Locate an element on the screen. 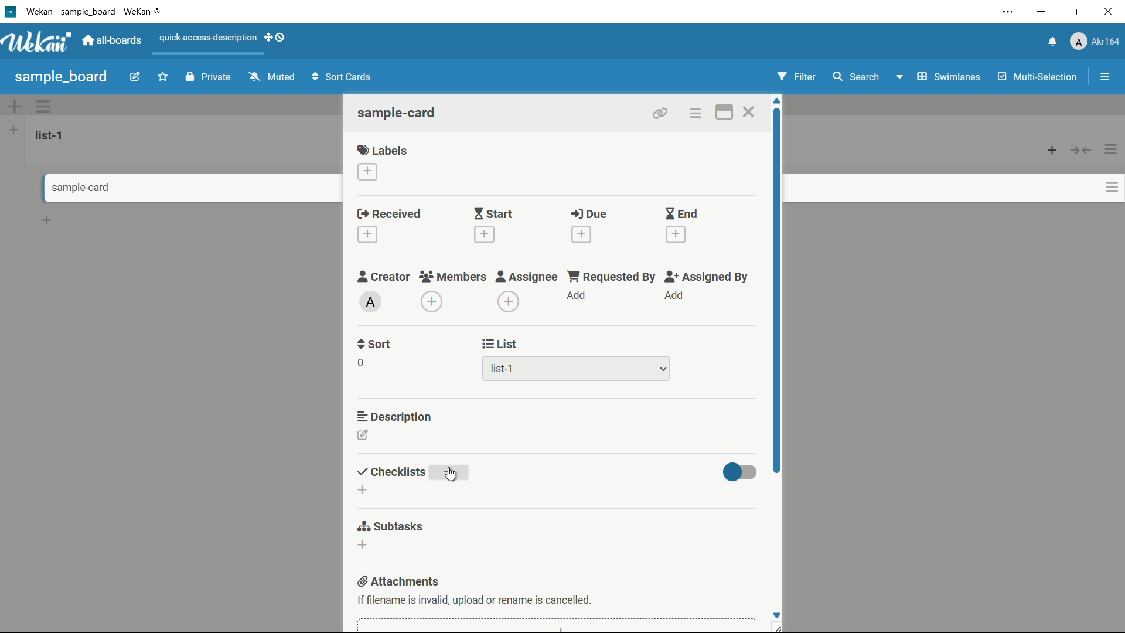 This screenshot has height=633, width=1125. app icon is located at coordinates (10, 11).